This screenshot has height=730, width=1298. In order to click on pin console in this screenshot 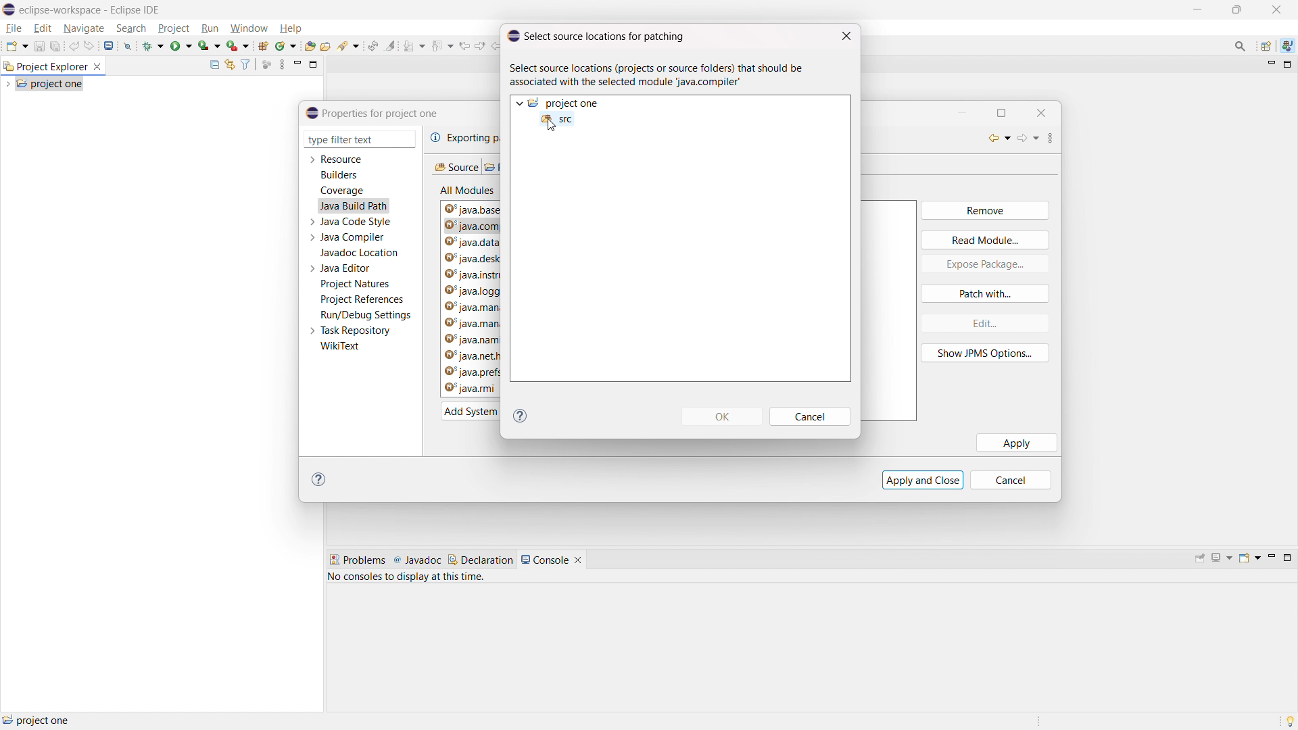, I will do `click(1200, 559)`.